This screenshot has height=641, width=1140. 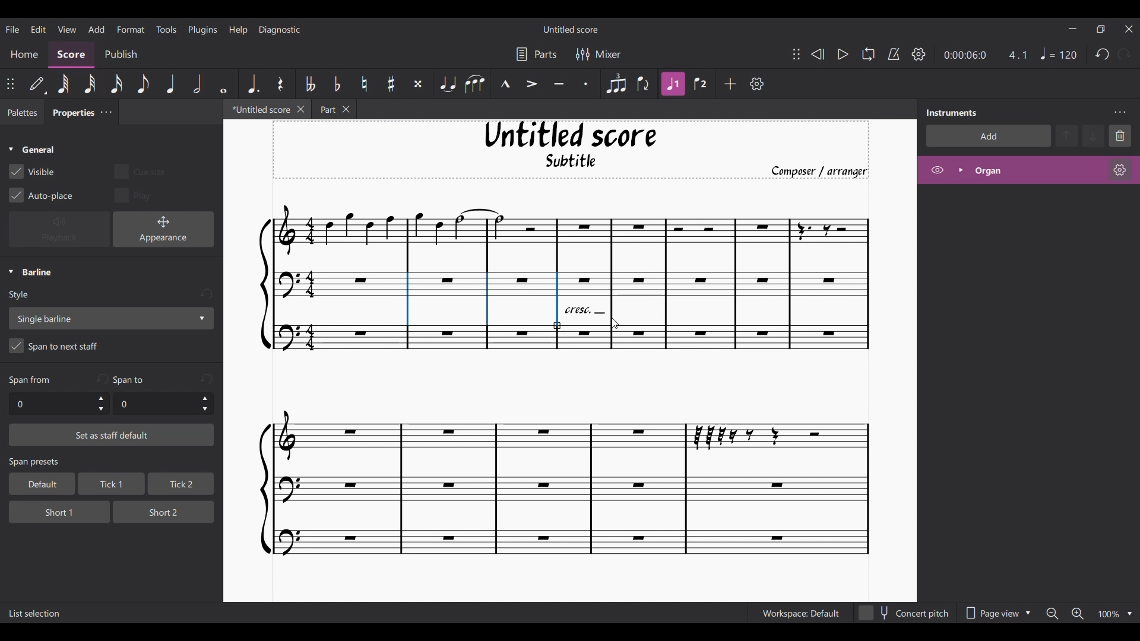 I want to click on Rest, so click(x=280, y=84).